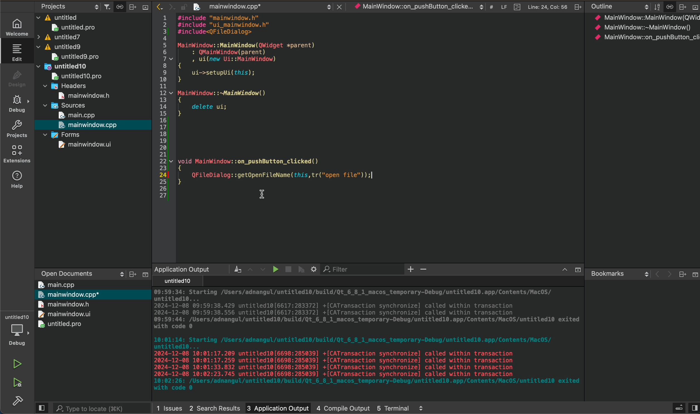 The image size is (700, 414). I want to click on mainwindow.cpp’, so click(68, 294).